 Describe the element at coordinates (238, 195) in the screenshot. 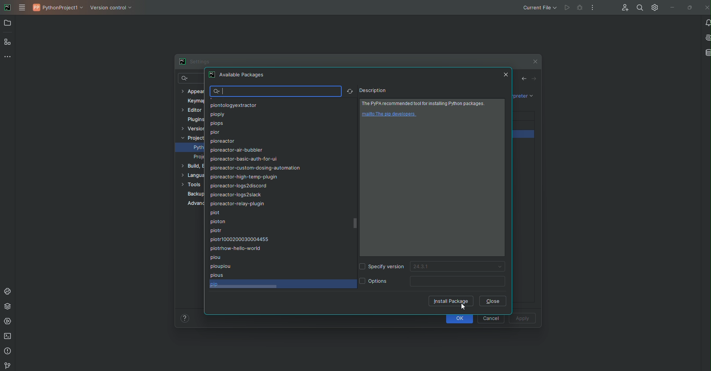

I see `pioreactor-log2slack` at that location.